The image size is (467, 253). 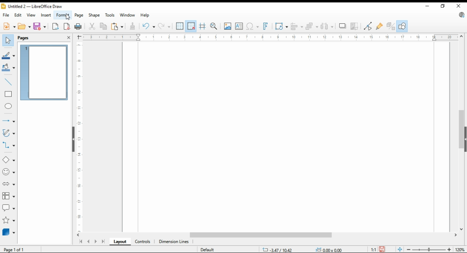 What do you see at coordinates (9, 196) in the screenshot?
I see `flowchart` at bounding box center [9, 196].